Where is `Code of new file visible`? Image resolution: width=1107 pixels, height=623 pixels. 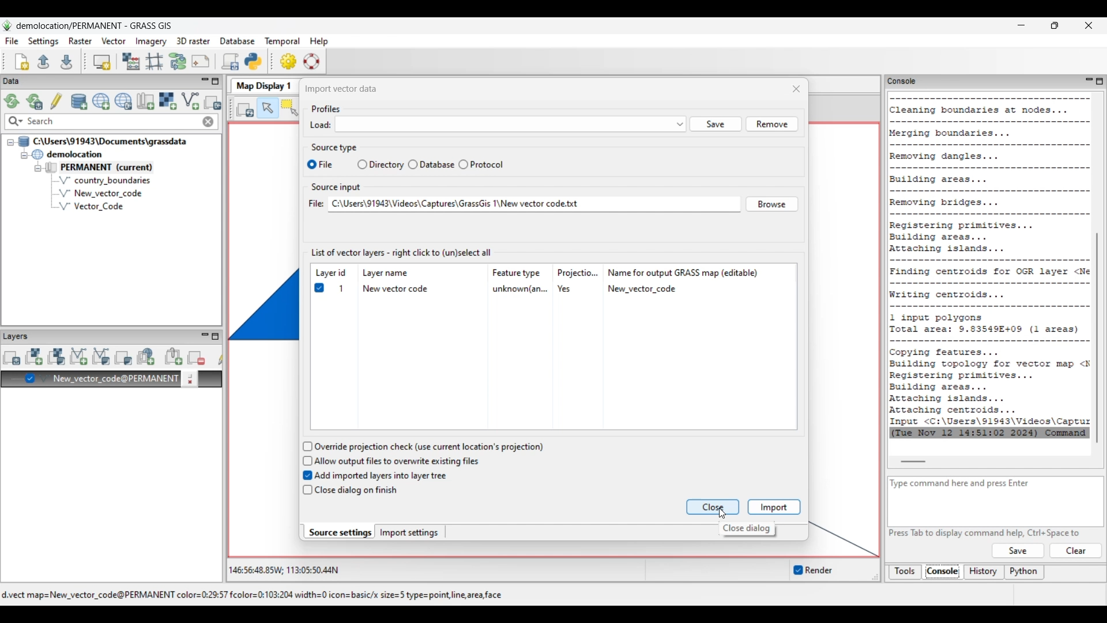 Code of new file visible is located at coordinates (991, 265).